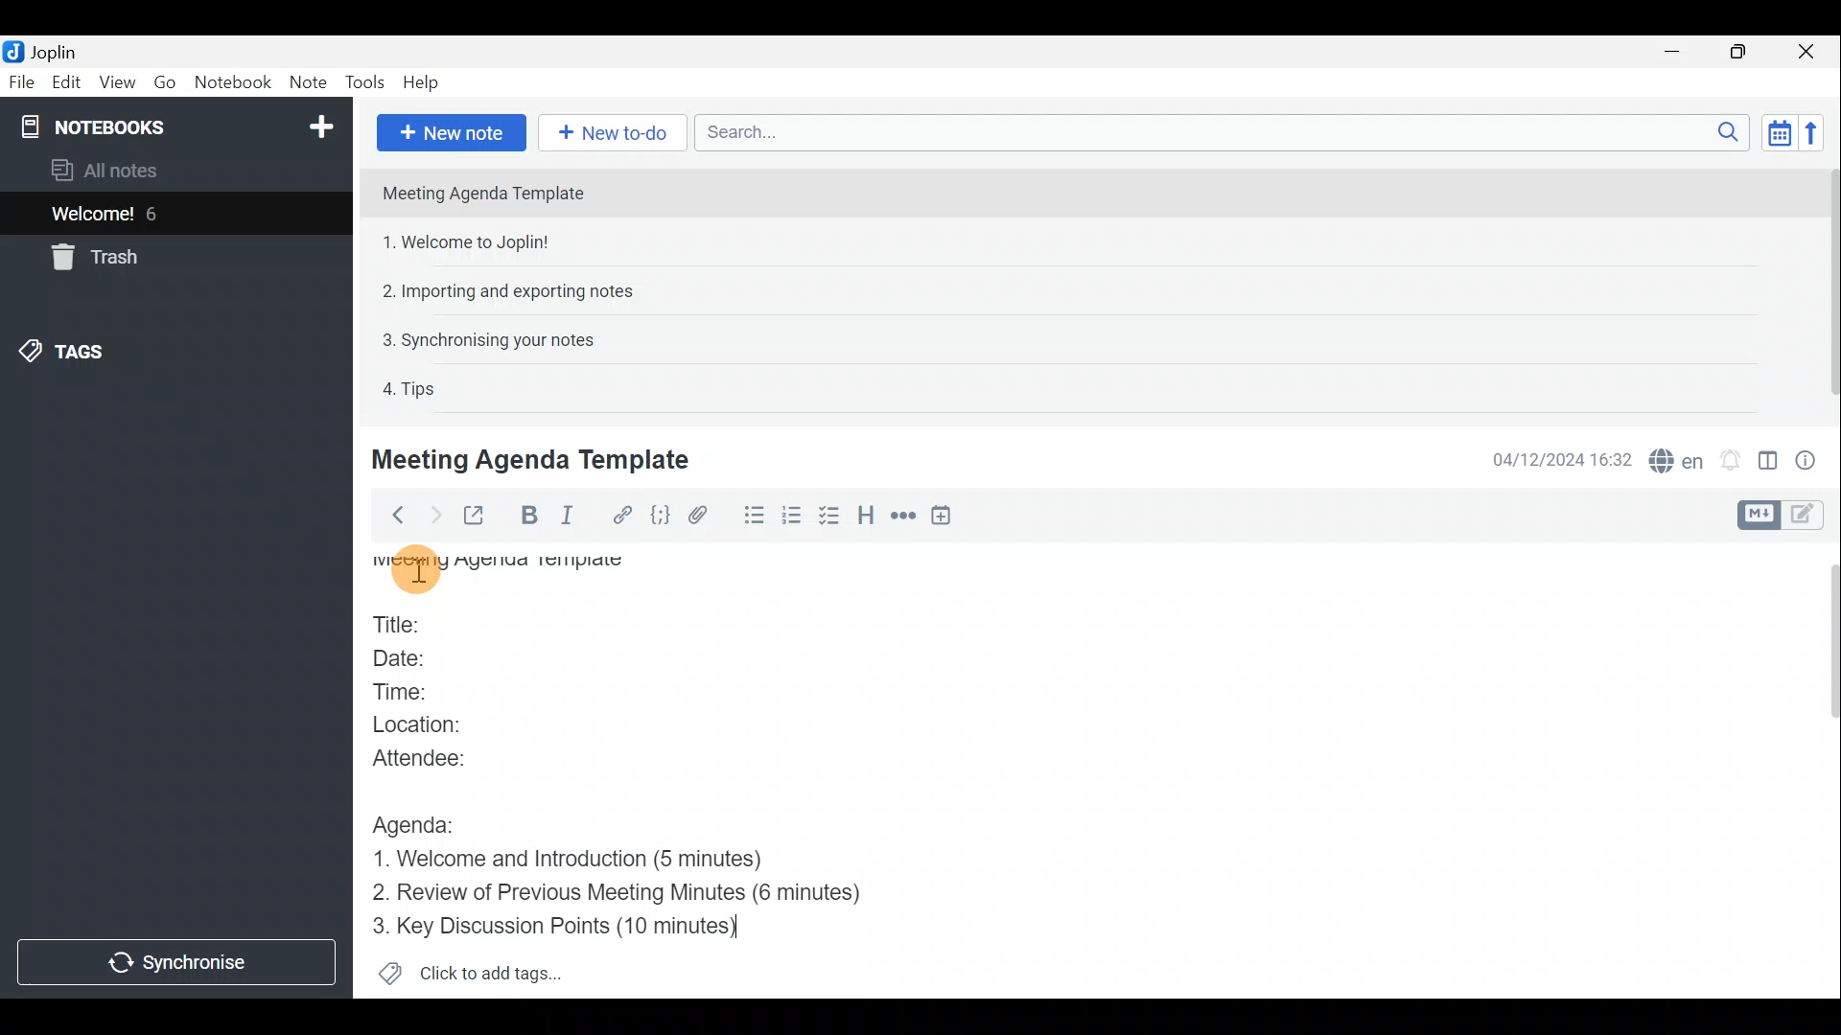 Image resolution: width=1841 pixels, height=1035 pixels. What do you see at coordinates (410, 388) in the screenshot?
I see `4. Tips` at bounding box center [410, 388].